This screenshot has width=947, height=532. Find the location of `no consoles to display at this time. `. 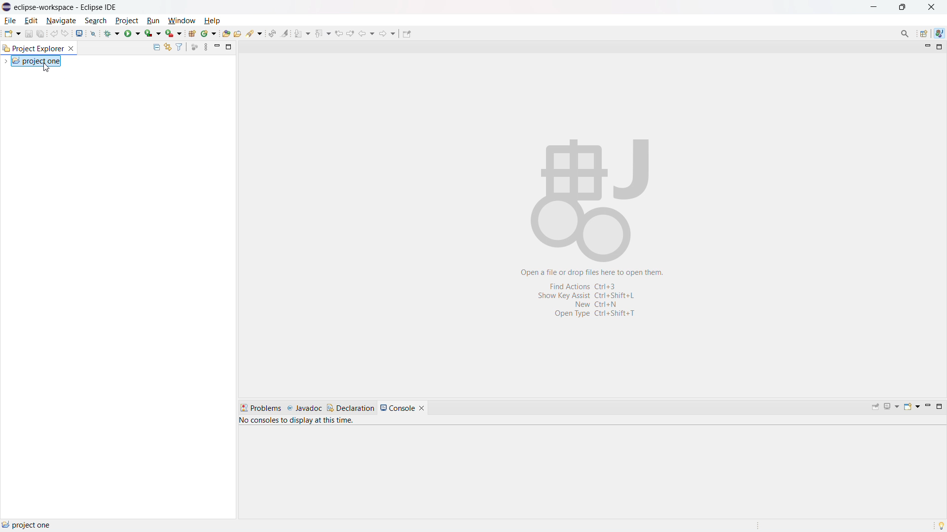

no consoles to display at this time.  is located at coordinates (298, 422).